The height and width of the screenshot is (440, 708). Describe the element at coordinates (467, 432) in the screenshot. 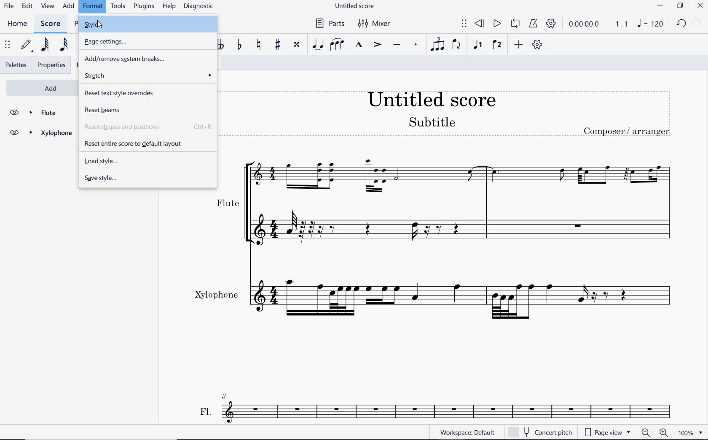

I see `workspace default` at that location.